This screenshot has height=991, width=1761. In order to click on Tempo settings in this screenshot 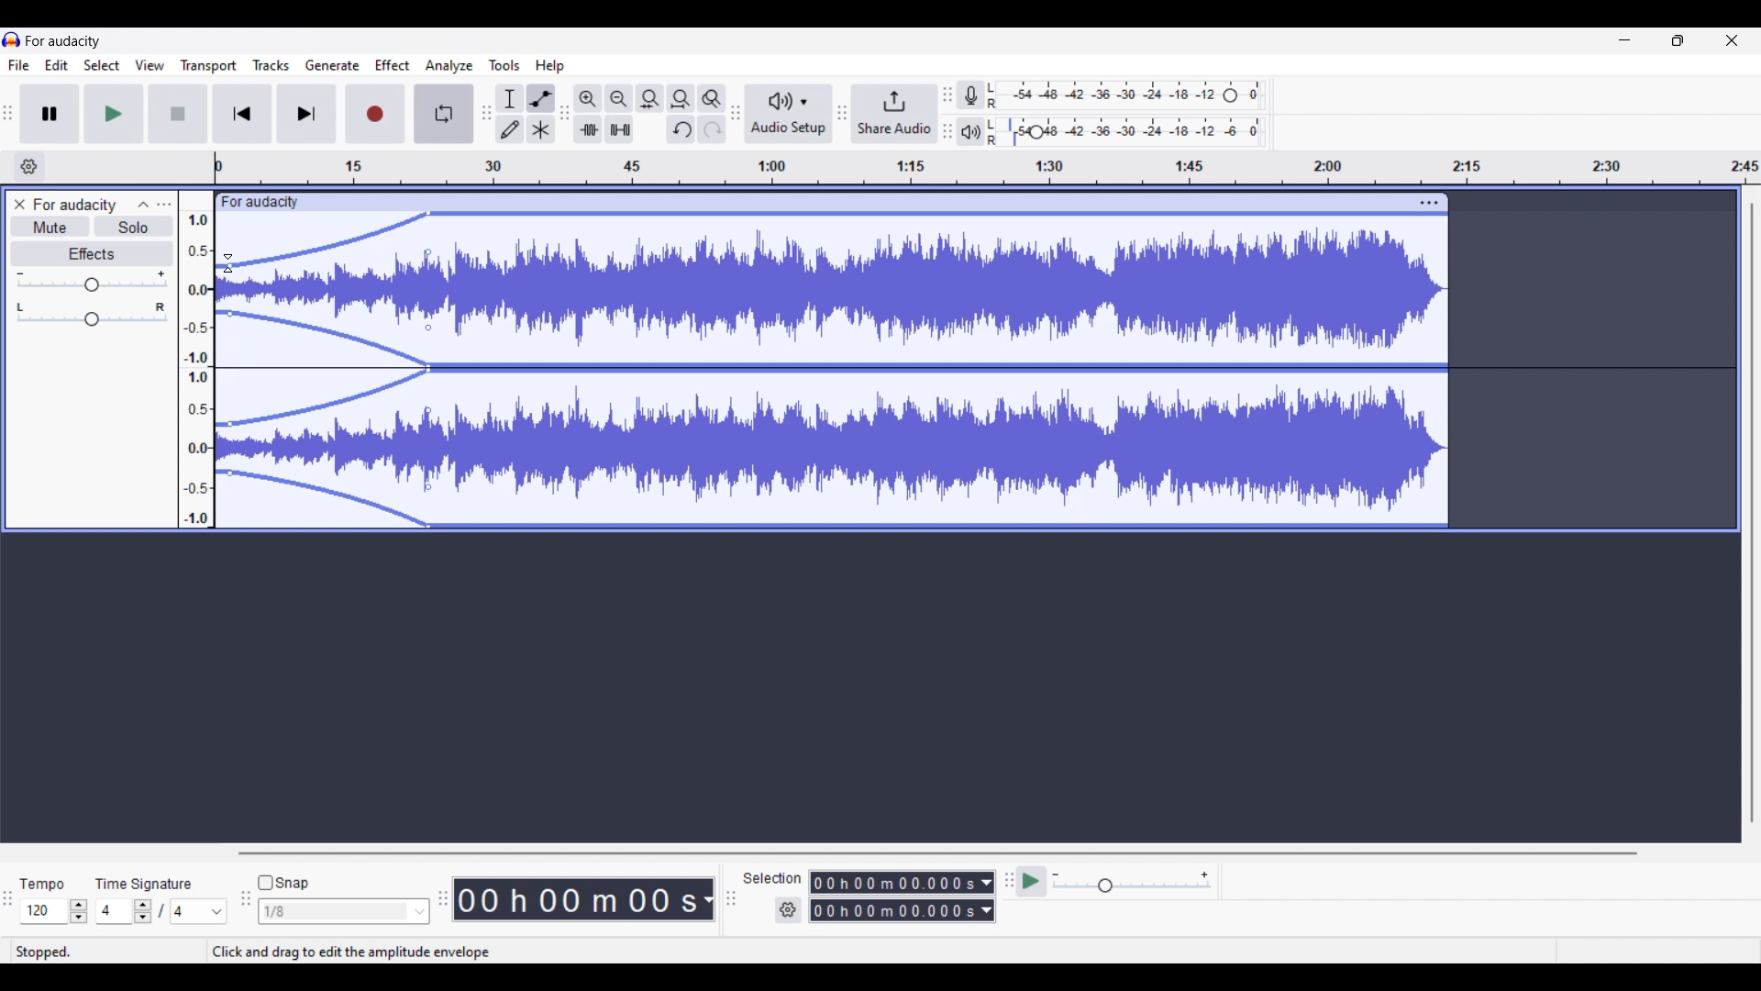, I will do `click(54, 911)`.